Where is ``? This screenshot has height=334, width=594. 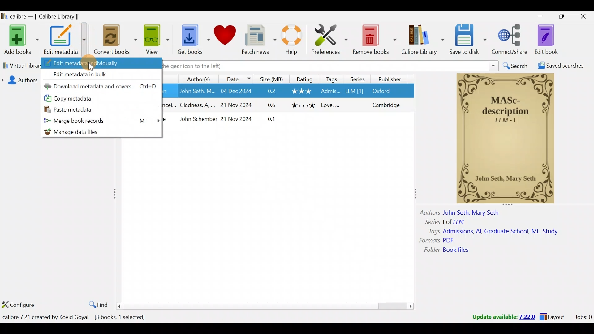  is located at coordinates (459, 251).